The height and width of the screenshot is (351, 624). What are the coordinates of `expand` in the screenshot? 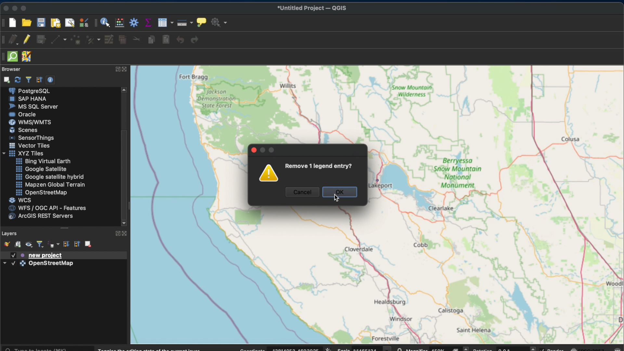 It's located at (116, 69).